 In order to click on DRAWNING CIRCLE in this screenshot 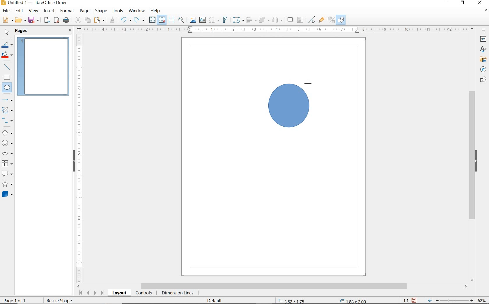, I will do `click(290, 106)`.